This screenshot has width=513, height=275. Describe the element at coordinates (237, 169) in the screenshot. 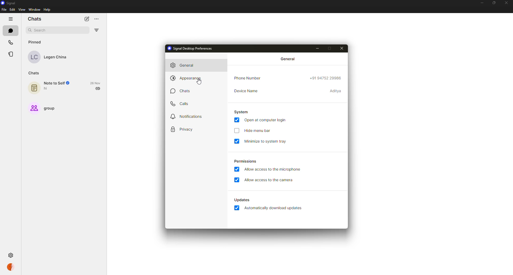

I see `enabled` at that location.